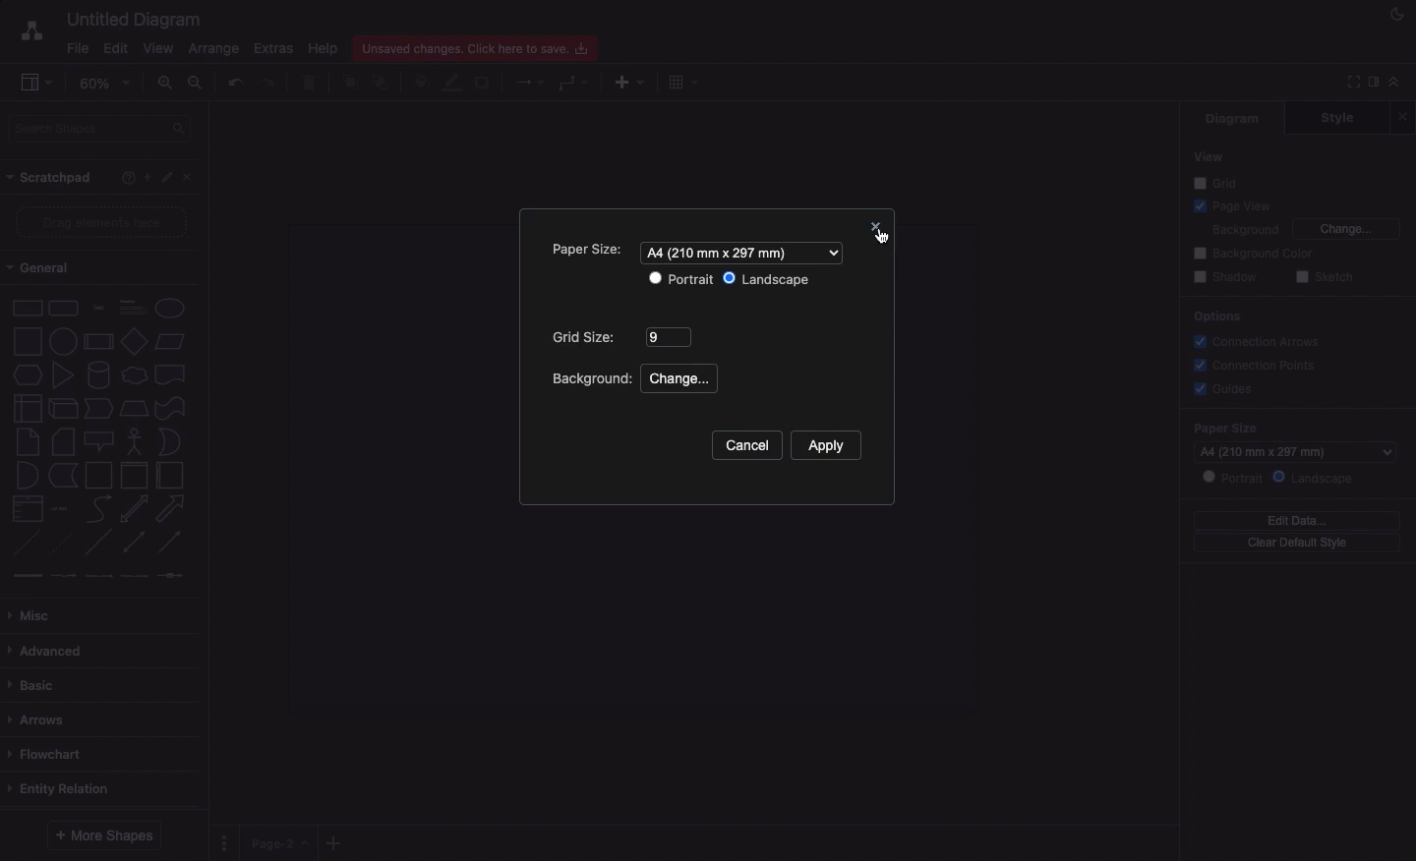  I want to click on Shadow, so click(1225, 278).